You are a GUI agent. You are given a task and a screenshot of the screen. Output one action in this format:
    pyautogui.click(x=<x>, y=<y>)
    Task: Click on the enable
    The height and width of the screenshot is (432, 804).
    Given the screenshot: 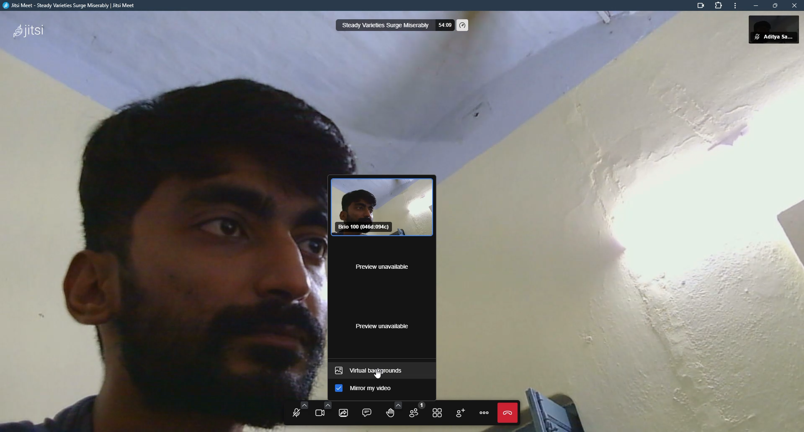 What is the action you would take?
    pyautogui.click(x=338, y=389)
    